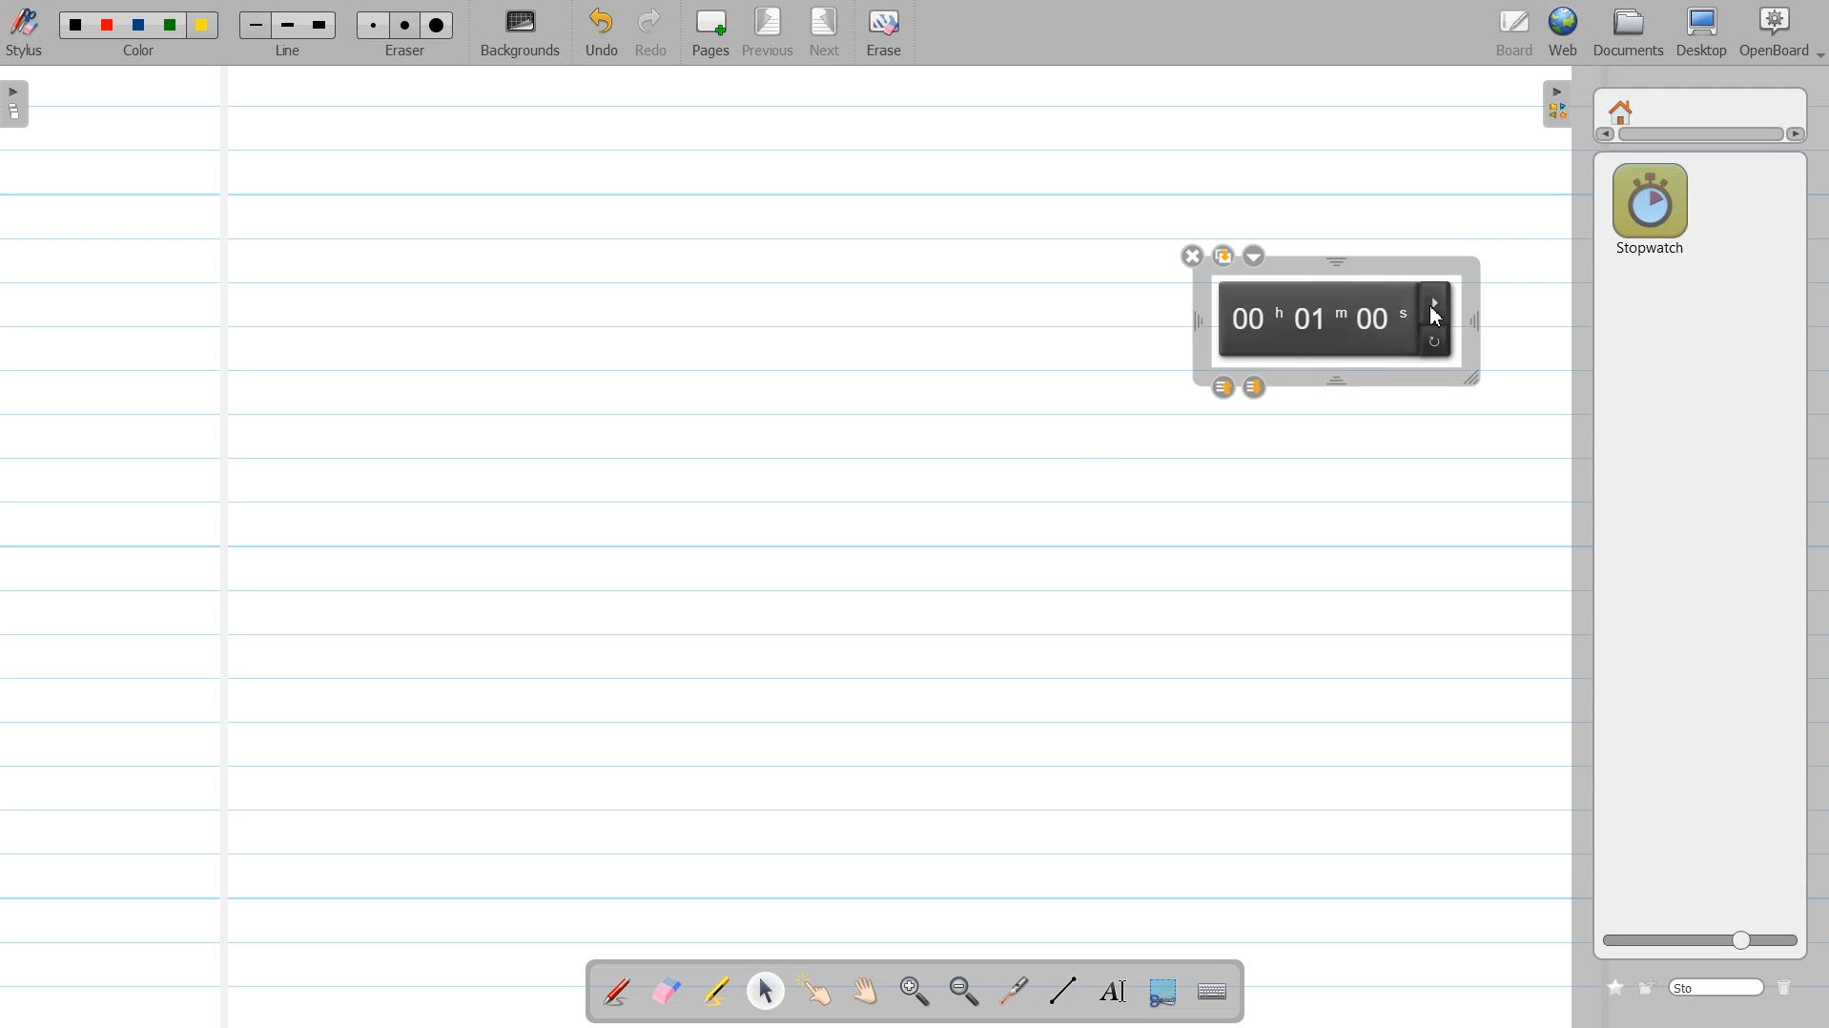 The width and height of the screenshot is (1829, 1028). I want to click on OpenBoard, so click(1778, 32).